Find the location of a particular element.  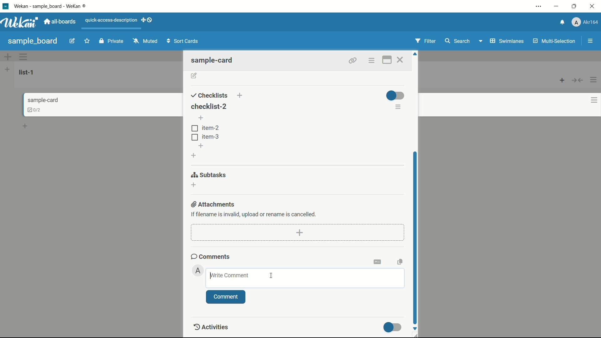

show-desktop-drag-handles is located at coordinates (147, 21).